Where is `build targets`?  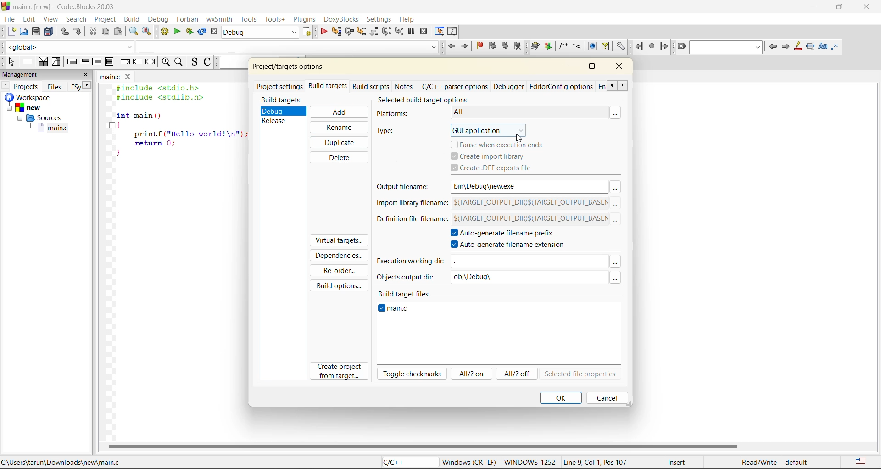
build targets is located at coordinates (282, 100).